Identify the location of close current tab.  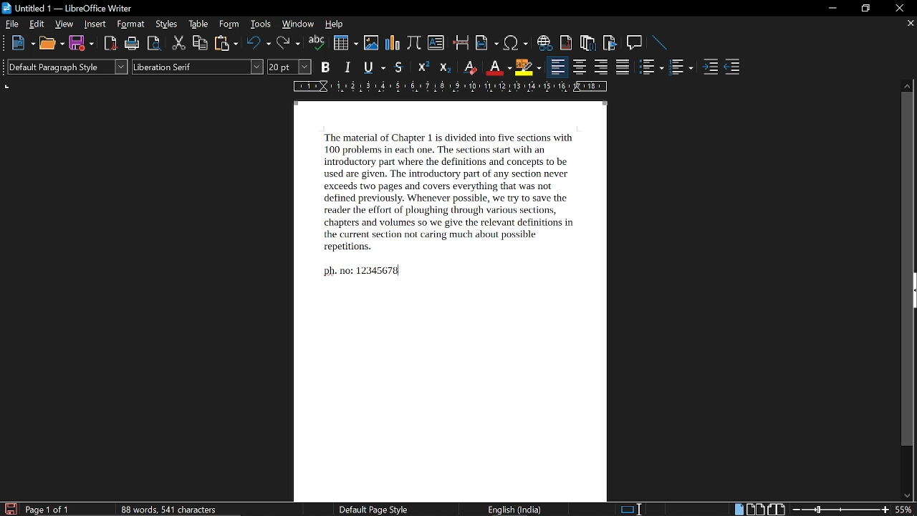
(910, 24).